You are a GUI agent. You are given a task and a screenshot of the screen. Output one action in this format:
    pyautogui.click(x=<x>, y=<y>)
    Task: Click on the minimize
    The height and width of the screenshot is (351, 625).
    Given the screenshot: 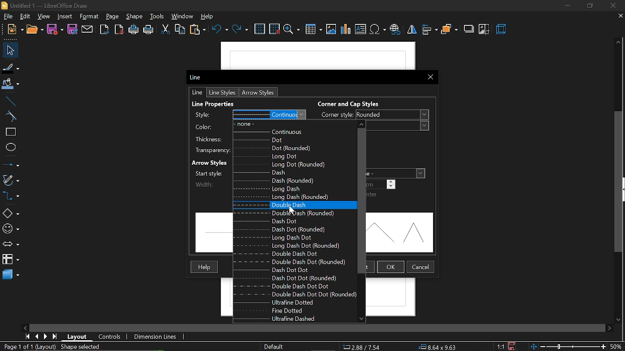 What is the action you would take?
    pyautogui.click(x=567, y=6)
    